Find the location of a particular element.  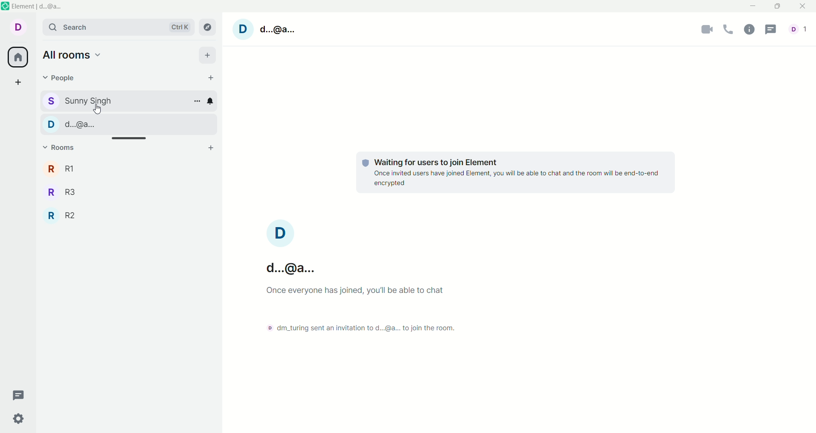

video call is located at coordinates (703, 31).